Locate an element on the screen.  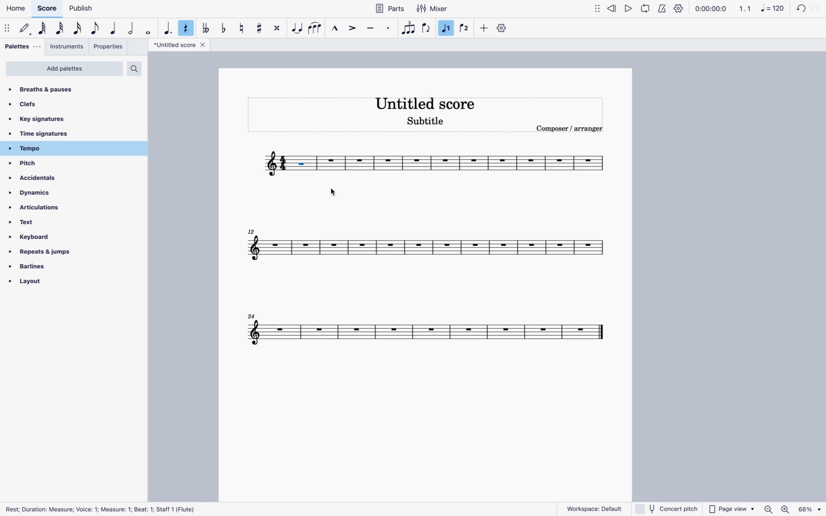
key signatures is located at coordinates (64, 117).